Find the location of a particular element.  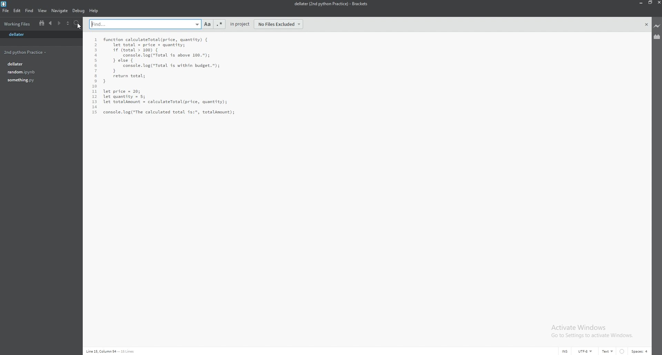

view is located at coordinates (42, 11).